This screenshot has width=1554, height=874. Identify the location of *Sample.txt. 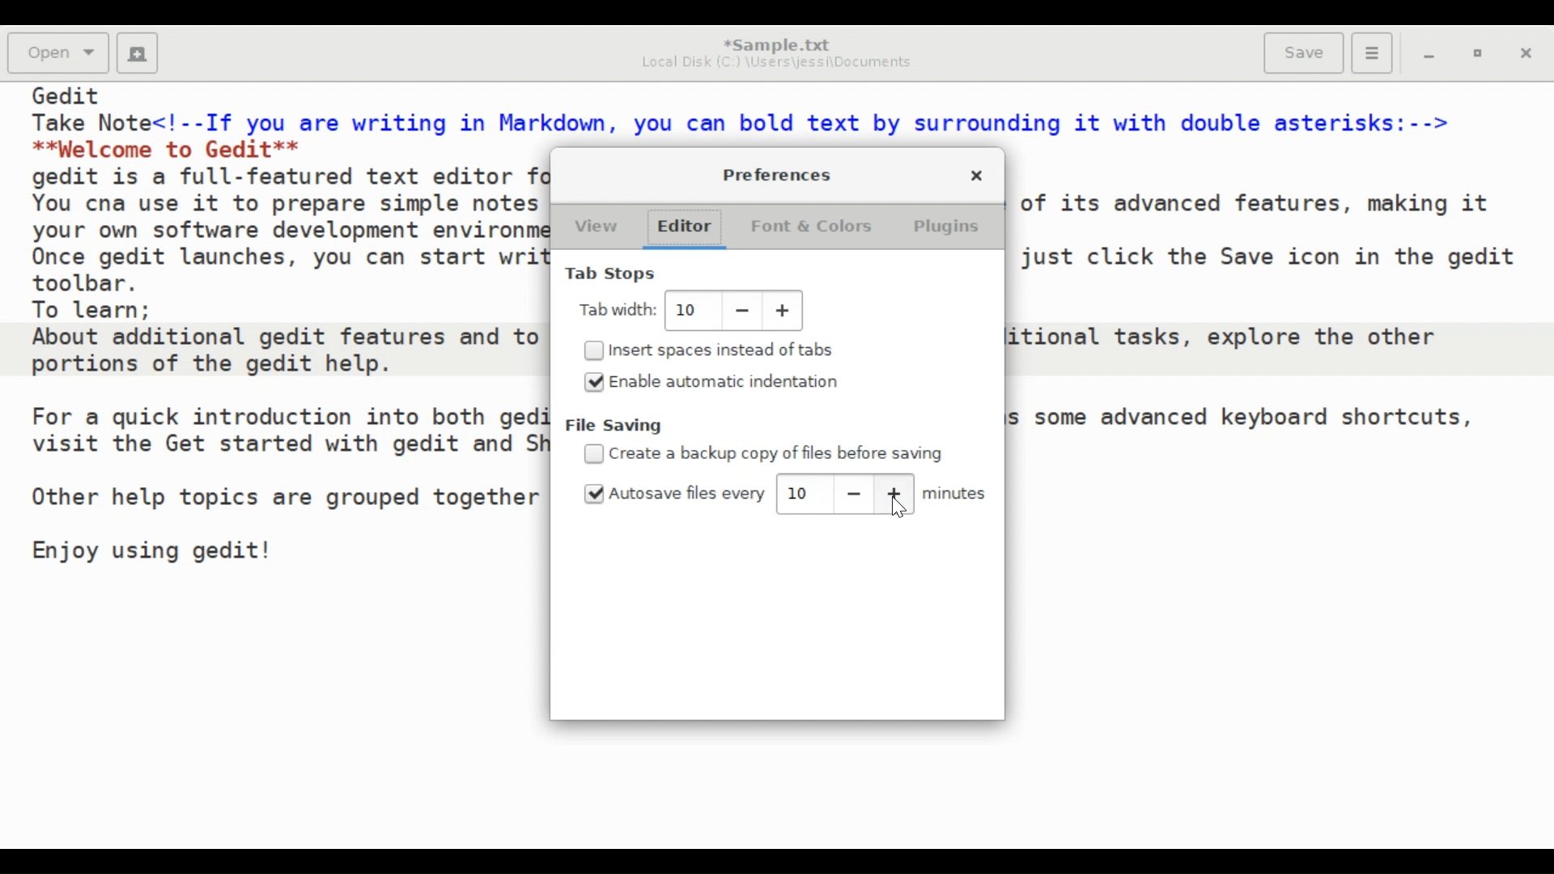
(777, 41).